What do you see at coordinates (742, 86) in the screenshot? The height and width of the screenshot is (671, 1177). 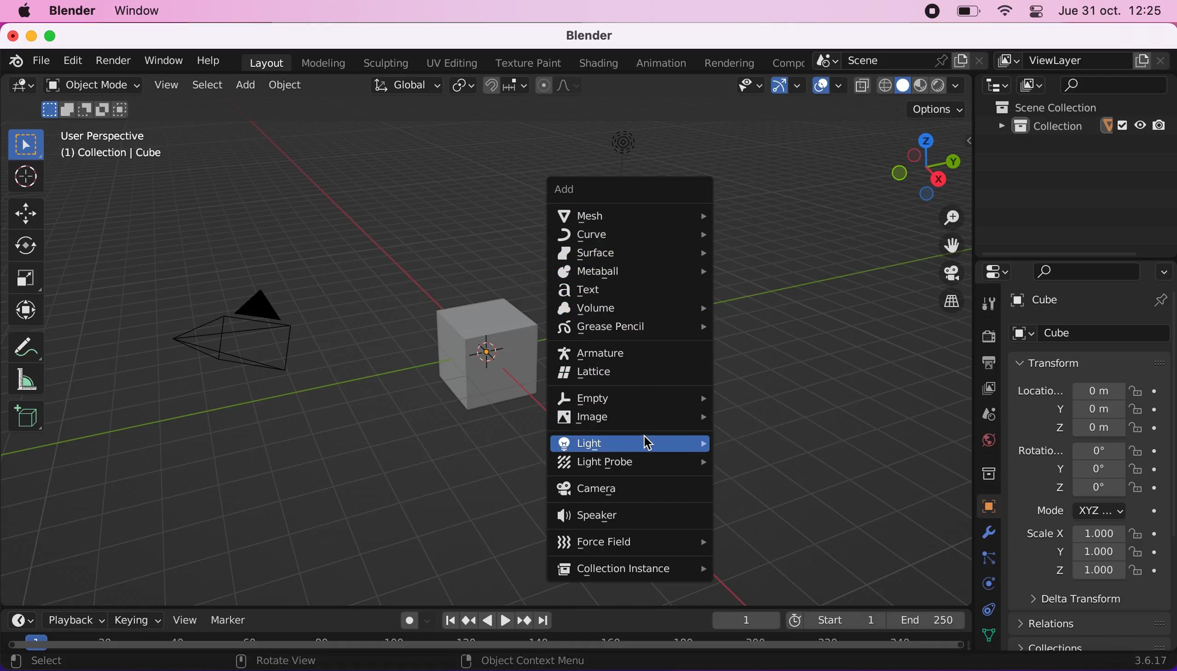 I see `view object types` at bounding box center [742, 86].